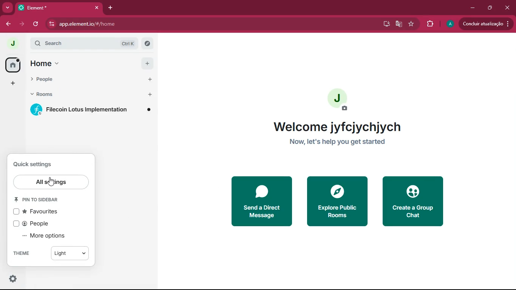  What do you see at coordinates (473, 8) in the screenshot?
I see `minimize` at bounding box center [473, 8].